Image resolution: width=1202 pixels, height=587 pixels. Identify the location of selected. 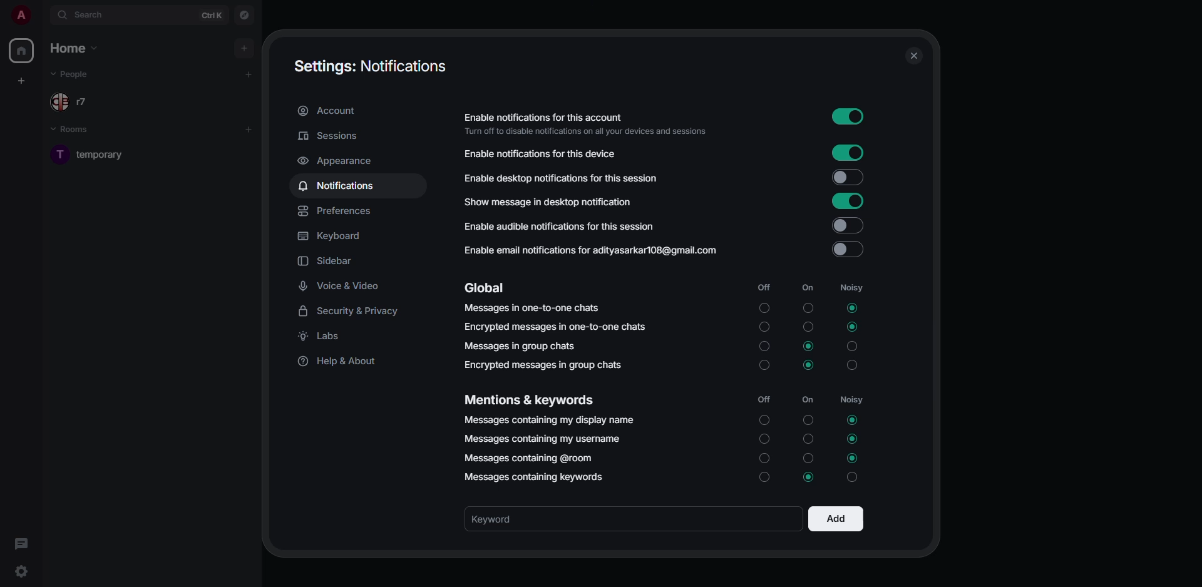
(808, 479).